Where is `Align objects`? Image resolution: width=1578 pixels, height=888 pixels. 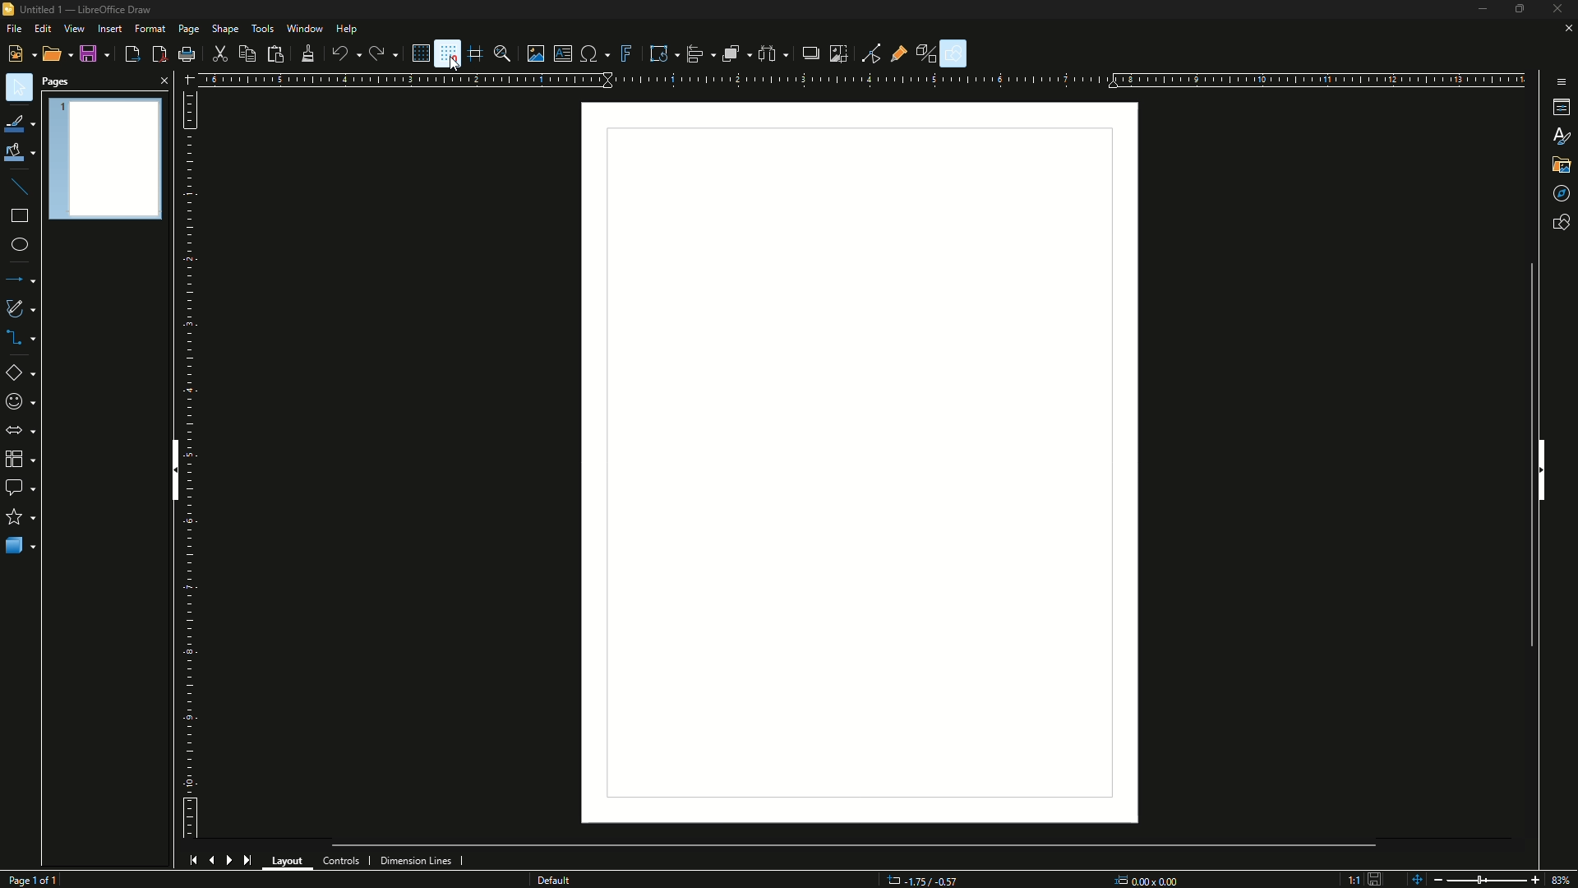 Align objects is located at coordinates (694, 55).